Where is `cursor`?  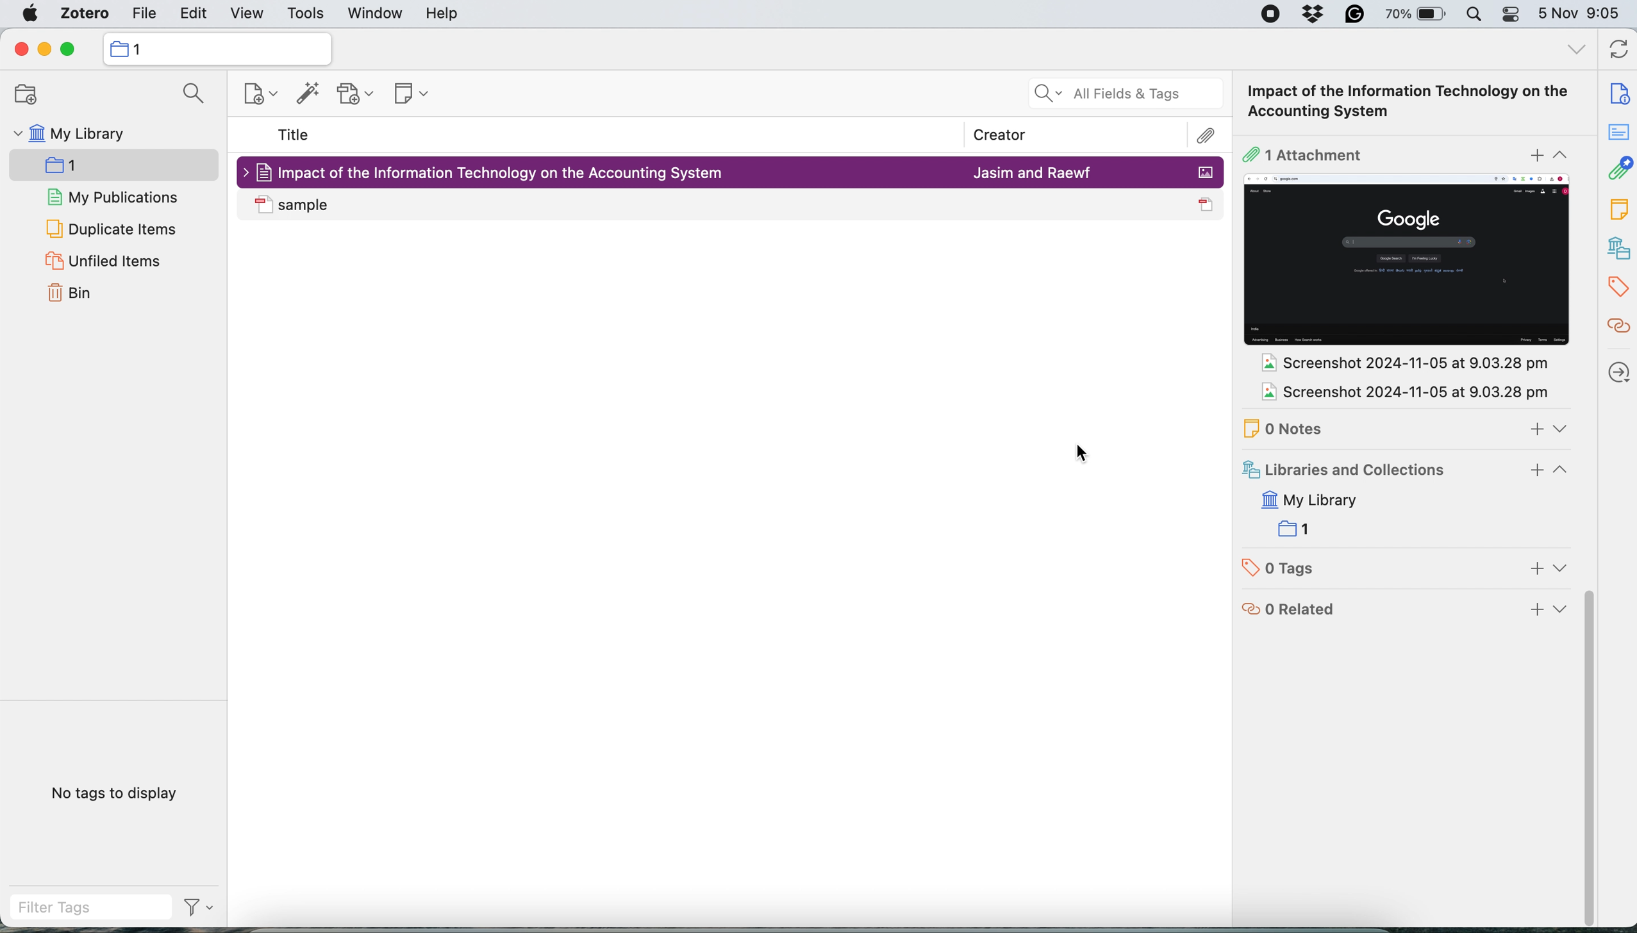
cursor is located at coordinates (1084, 457).